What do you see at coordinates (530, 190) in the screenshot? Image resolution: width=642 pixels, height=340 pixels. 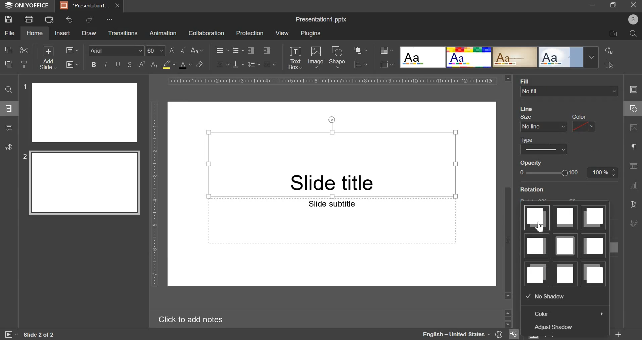 I see `rotation` at bounding box center [530, 190].